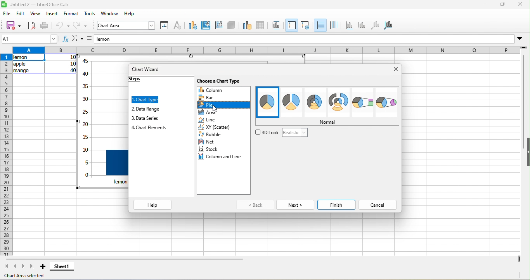 The image size is (530, 280). What do you see at coordinates (146, 119) in the screenshot?
I see `data series` at bounding box center [146, 119].